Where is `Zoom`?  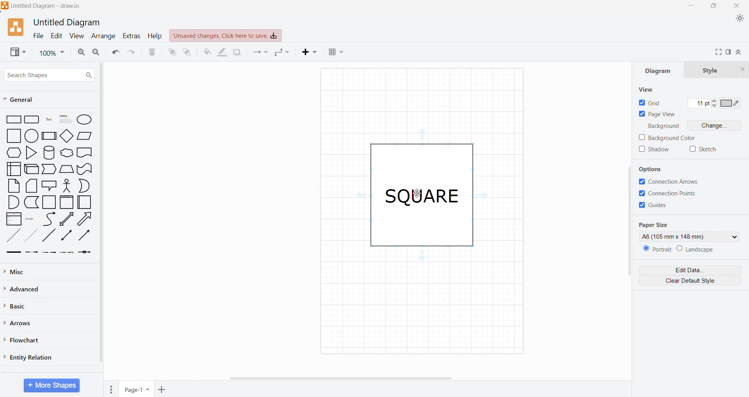
Zoom is located at coordinates (54, 53).